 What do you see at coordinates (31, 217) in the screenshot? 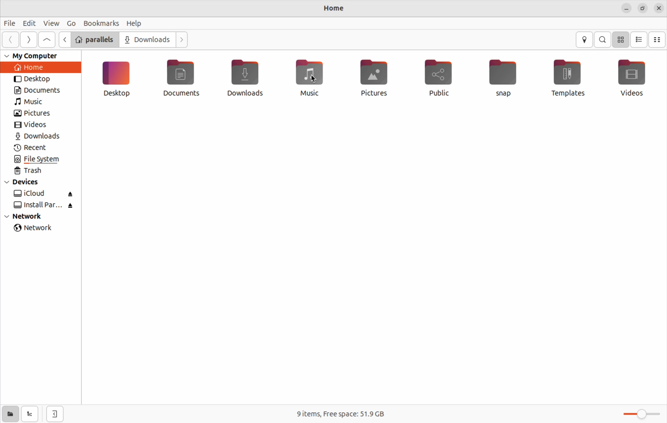
I see `network` at bounding box center [31, 217].